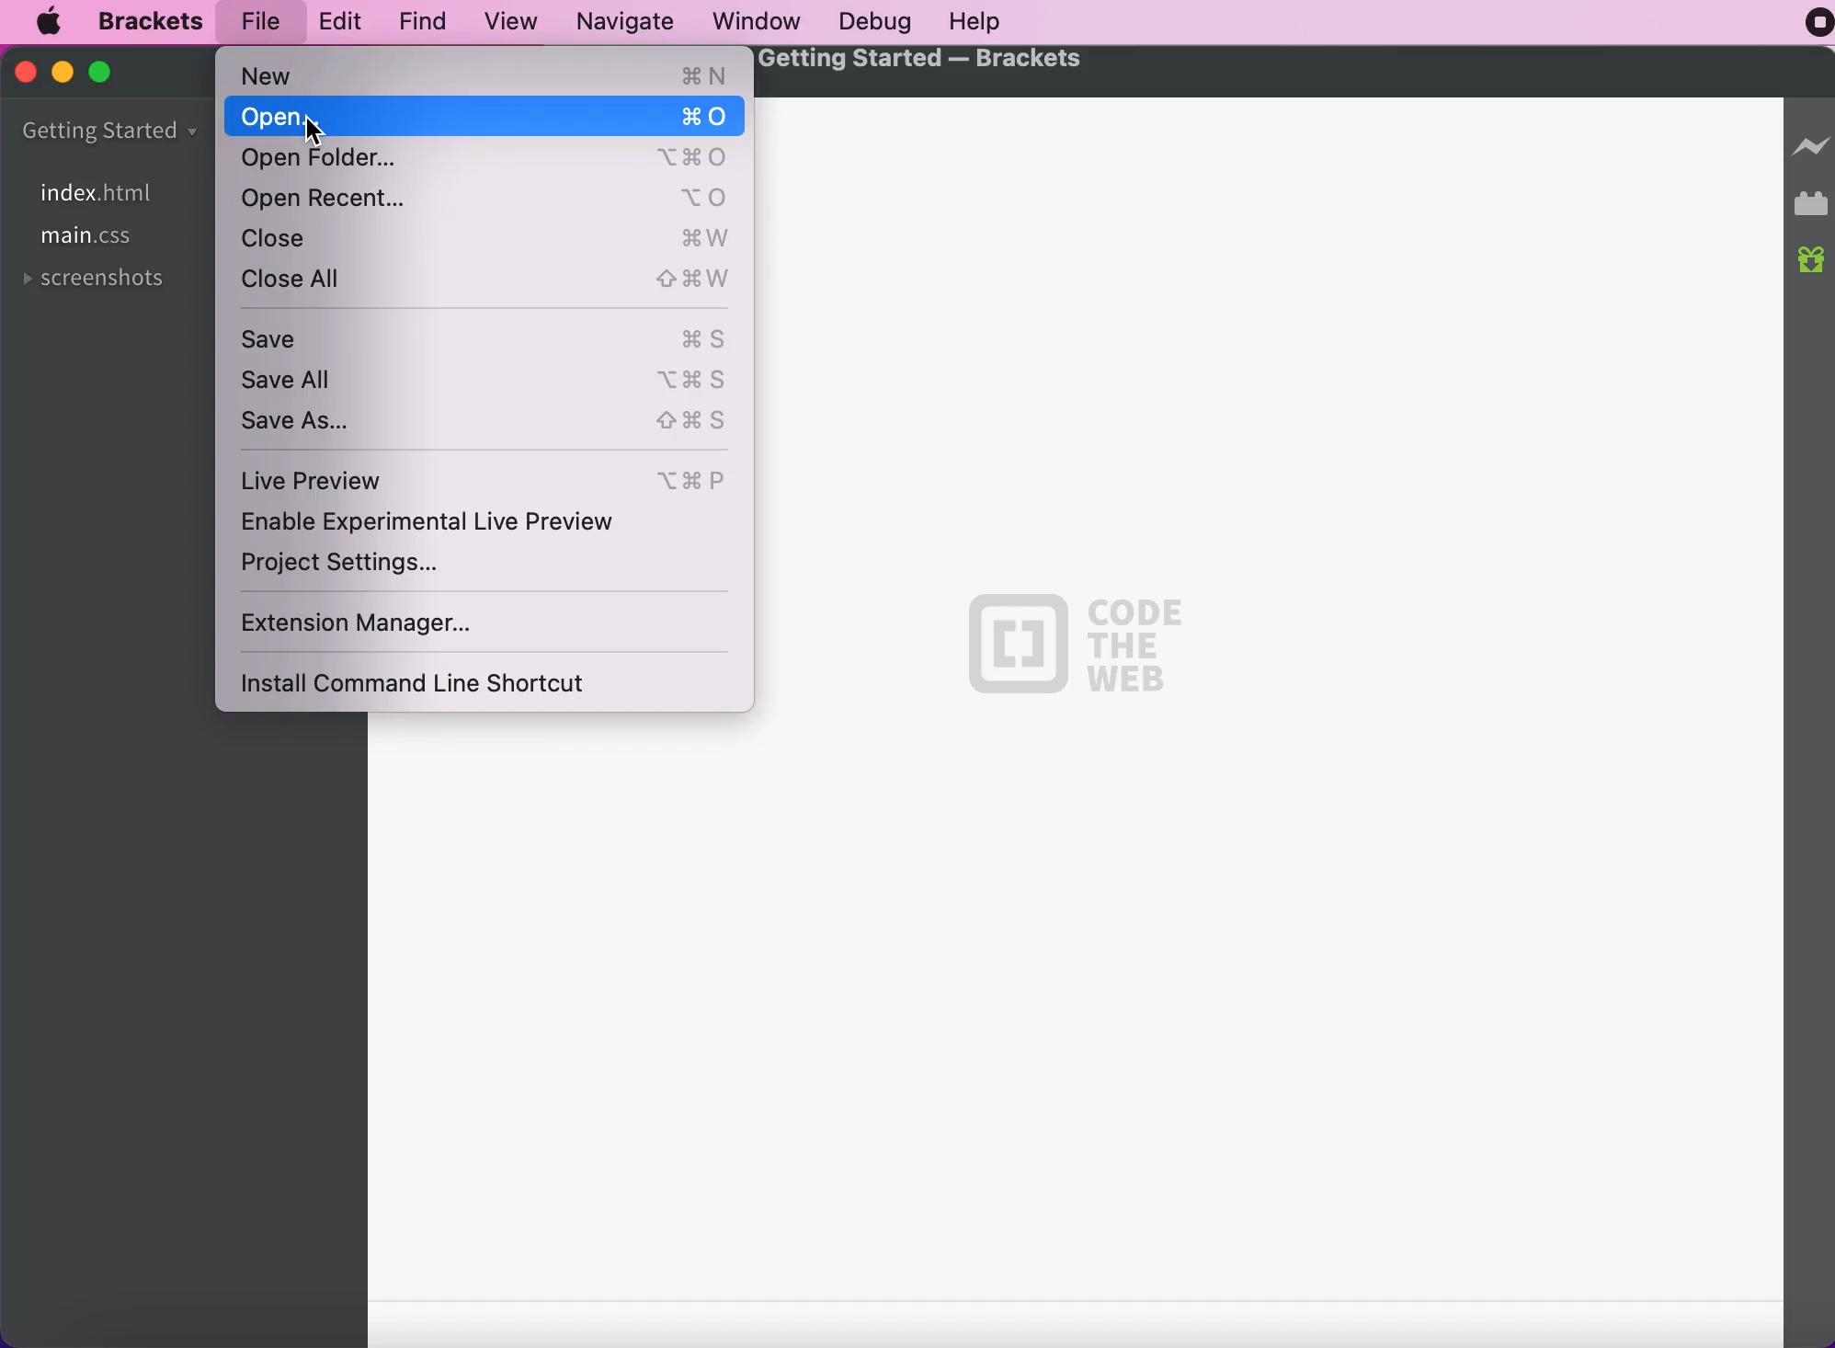 Image resolution: width=1835 pixels, height=1348 pixels. I want to click on index.html, so click(120, 190).